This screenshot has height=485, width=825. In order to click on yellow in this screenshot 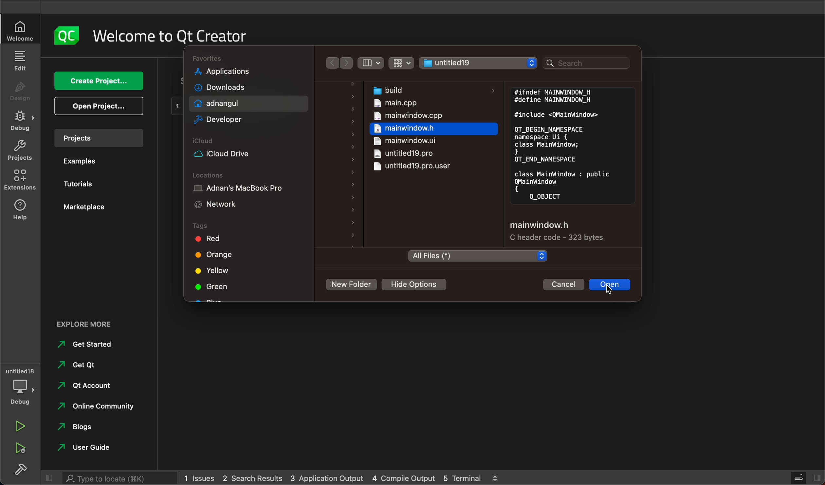, I will do `click(221, 270)`.